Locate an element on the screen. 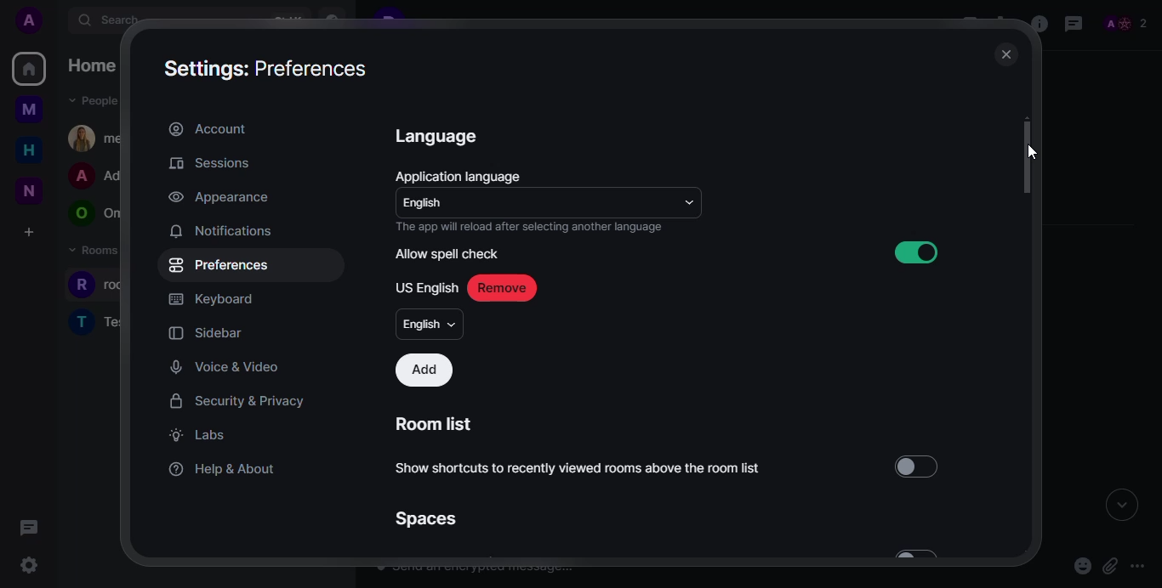 The height and width of the screenshot is (588, 1162). home is located at coordinates (30, 69).